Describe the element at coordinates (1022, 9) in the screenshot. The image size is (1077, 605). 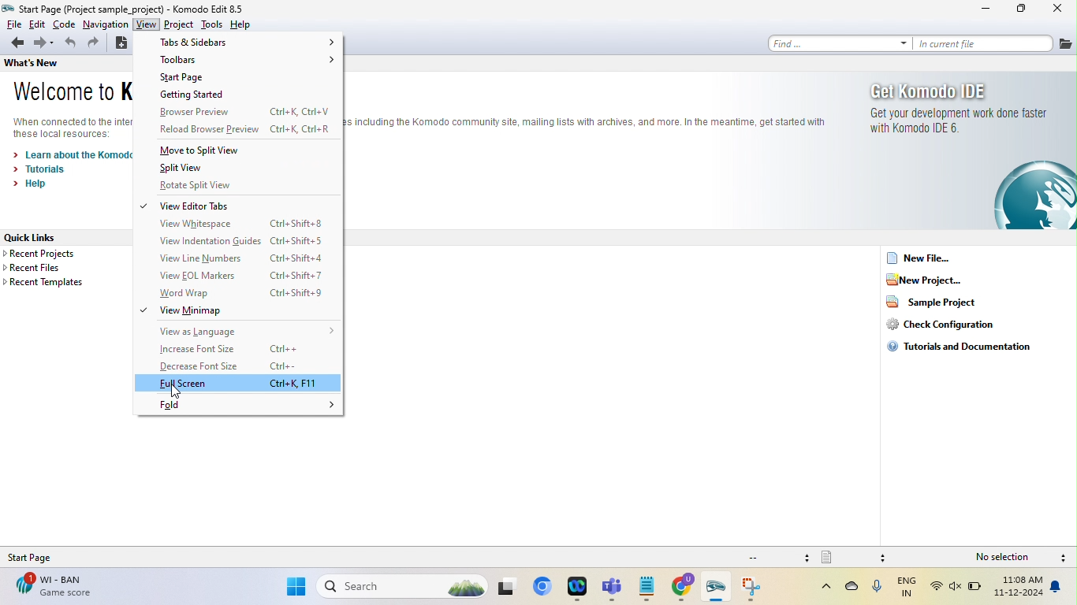
I see `maximize` at that location.